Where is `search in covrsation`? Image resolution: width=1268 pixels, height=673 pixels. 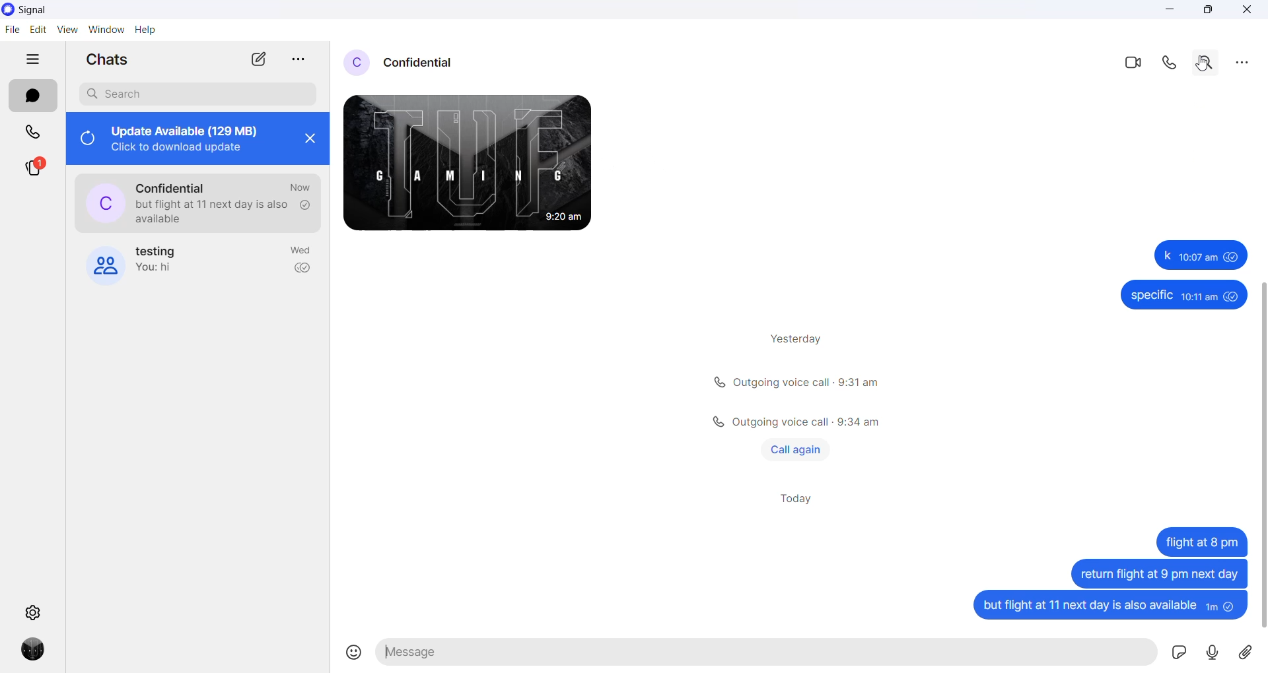
search in covrsation is located at coordinates (1206, 63).